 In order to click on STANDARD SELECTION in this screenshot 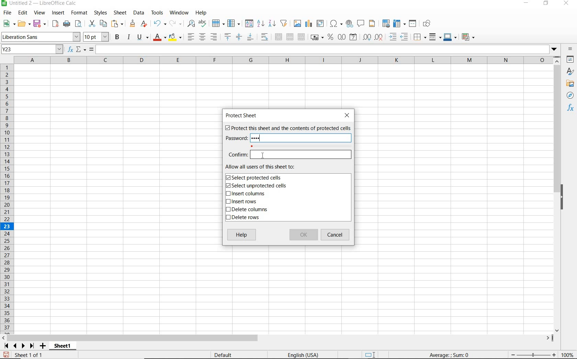, I will do `click(371, 355)`.